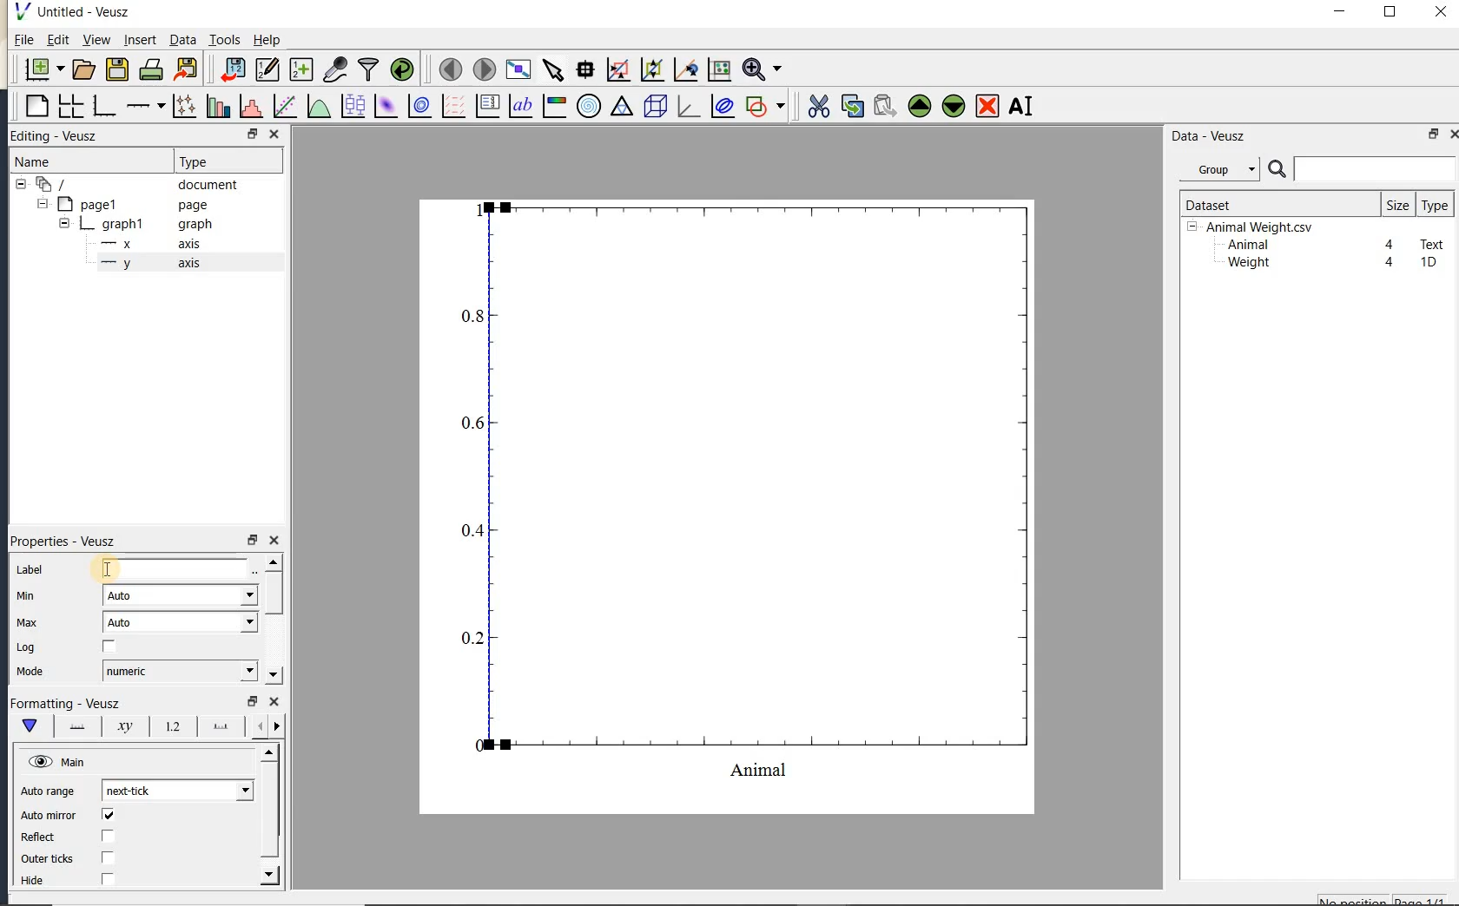 Image resolution: width=1459 pixels, height=906 pixels. I want to click on close, so click(274, 541).